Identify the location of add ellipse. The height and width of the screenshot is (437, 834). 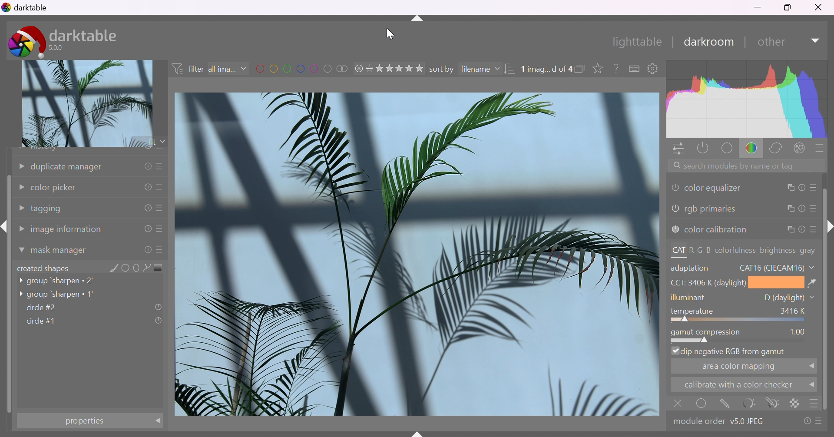
(134, 267).